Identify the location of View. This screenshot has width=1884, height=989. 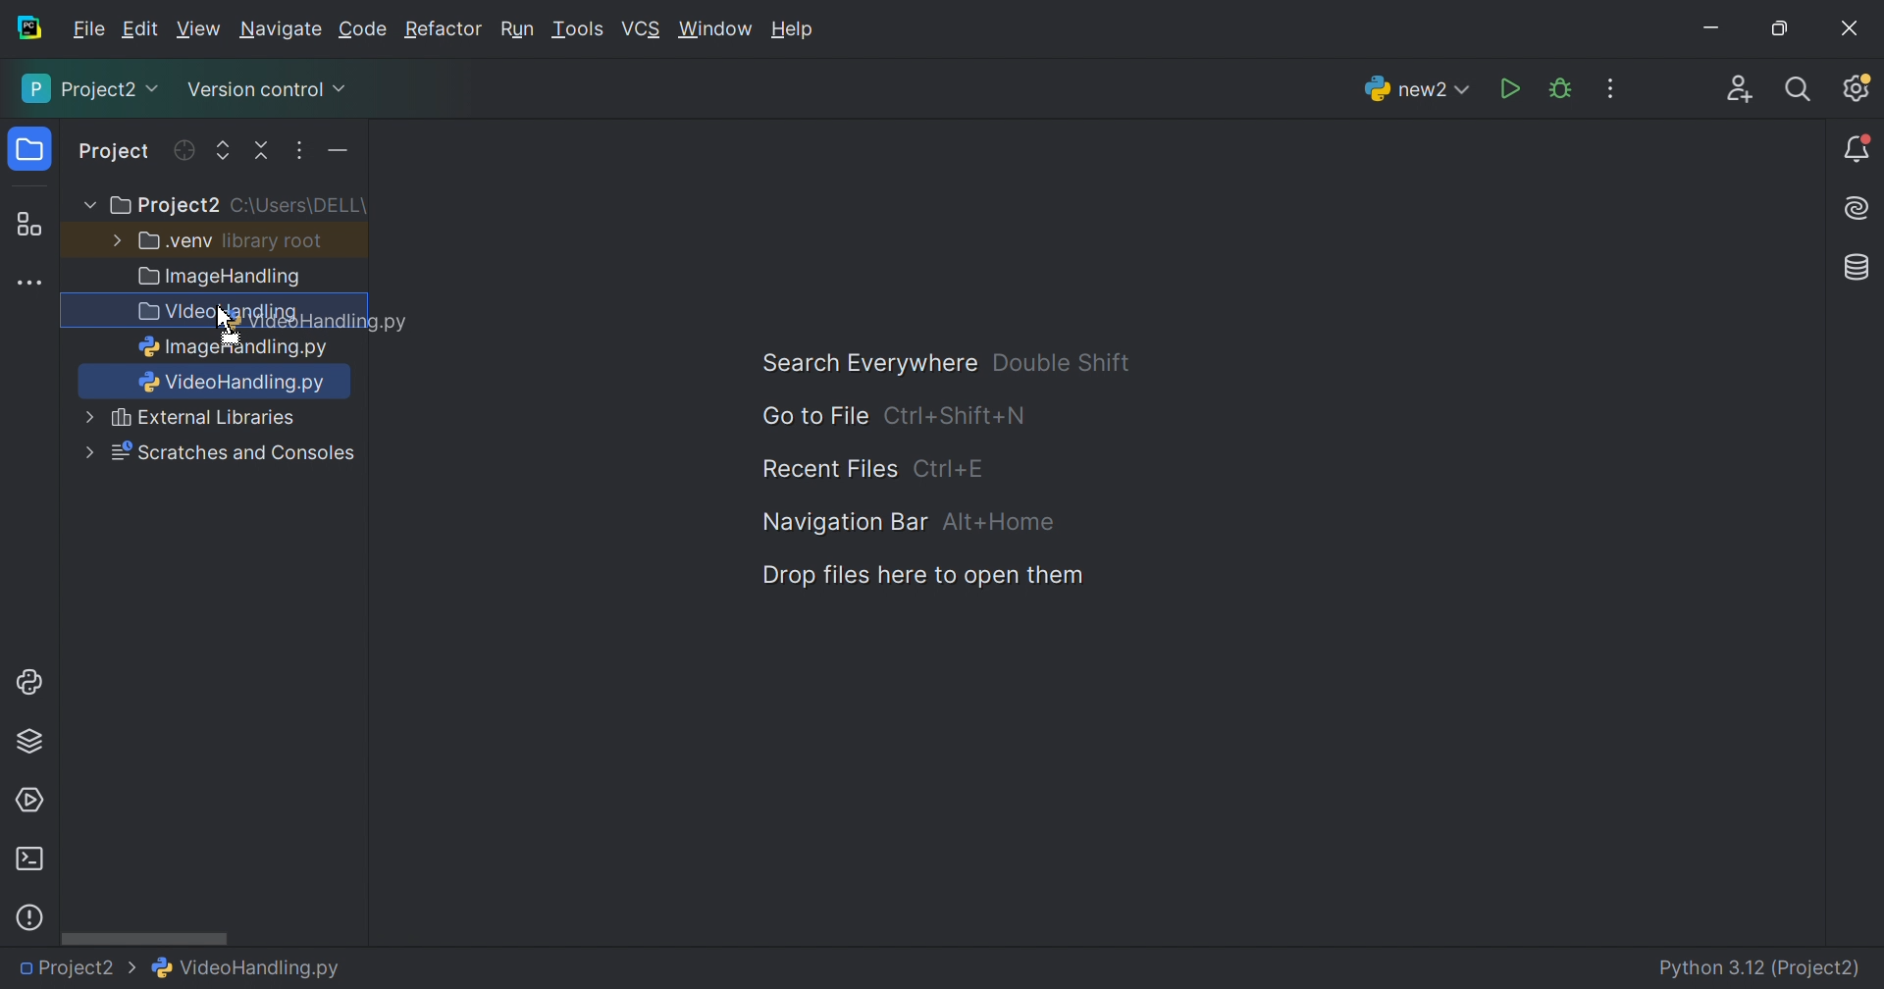
(201, 29).